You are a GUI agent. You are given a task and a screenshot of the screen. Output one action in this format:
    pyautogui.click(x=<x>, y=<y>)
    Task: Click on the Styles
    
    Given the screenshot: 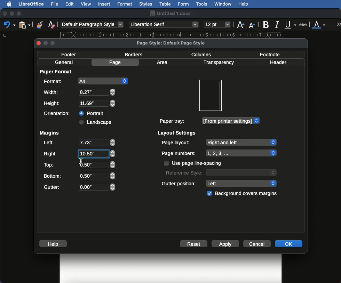 What is the action you would take?
    pyautogui.click(x=145, y=4)
    